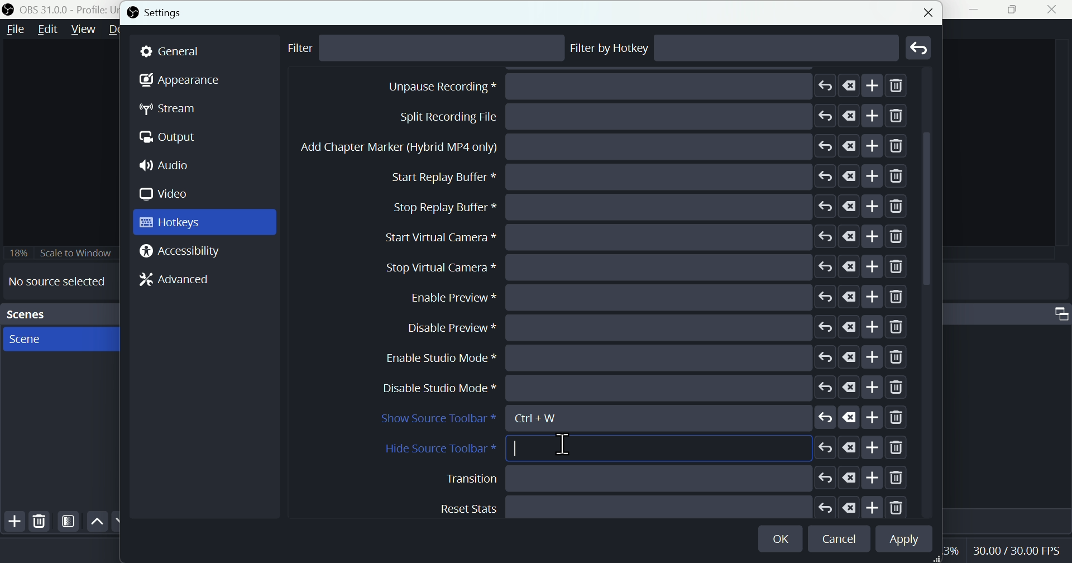 This screenshot has width=1072, height=563. Describe the element at coordinates (40, 521) in the screenshot. I see `Delete` at that location.